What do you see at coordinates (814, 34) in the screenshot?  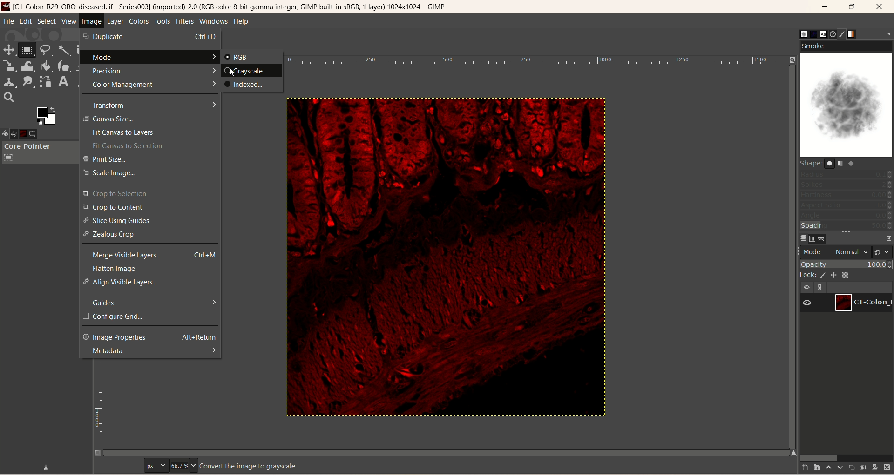 I see `pattern` at bounding box center [814, 34].